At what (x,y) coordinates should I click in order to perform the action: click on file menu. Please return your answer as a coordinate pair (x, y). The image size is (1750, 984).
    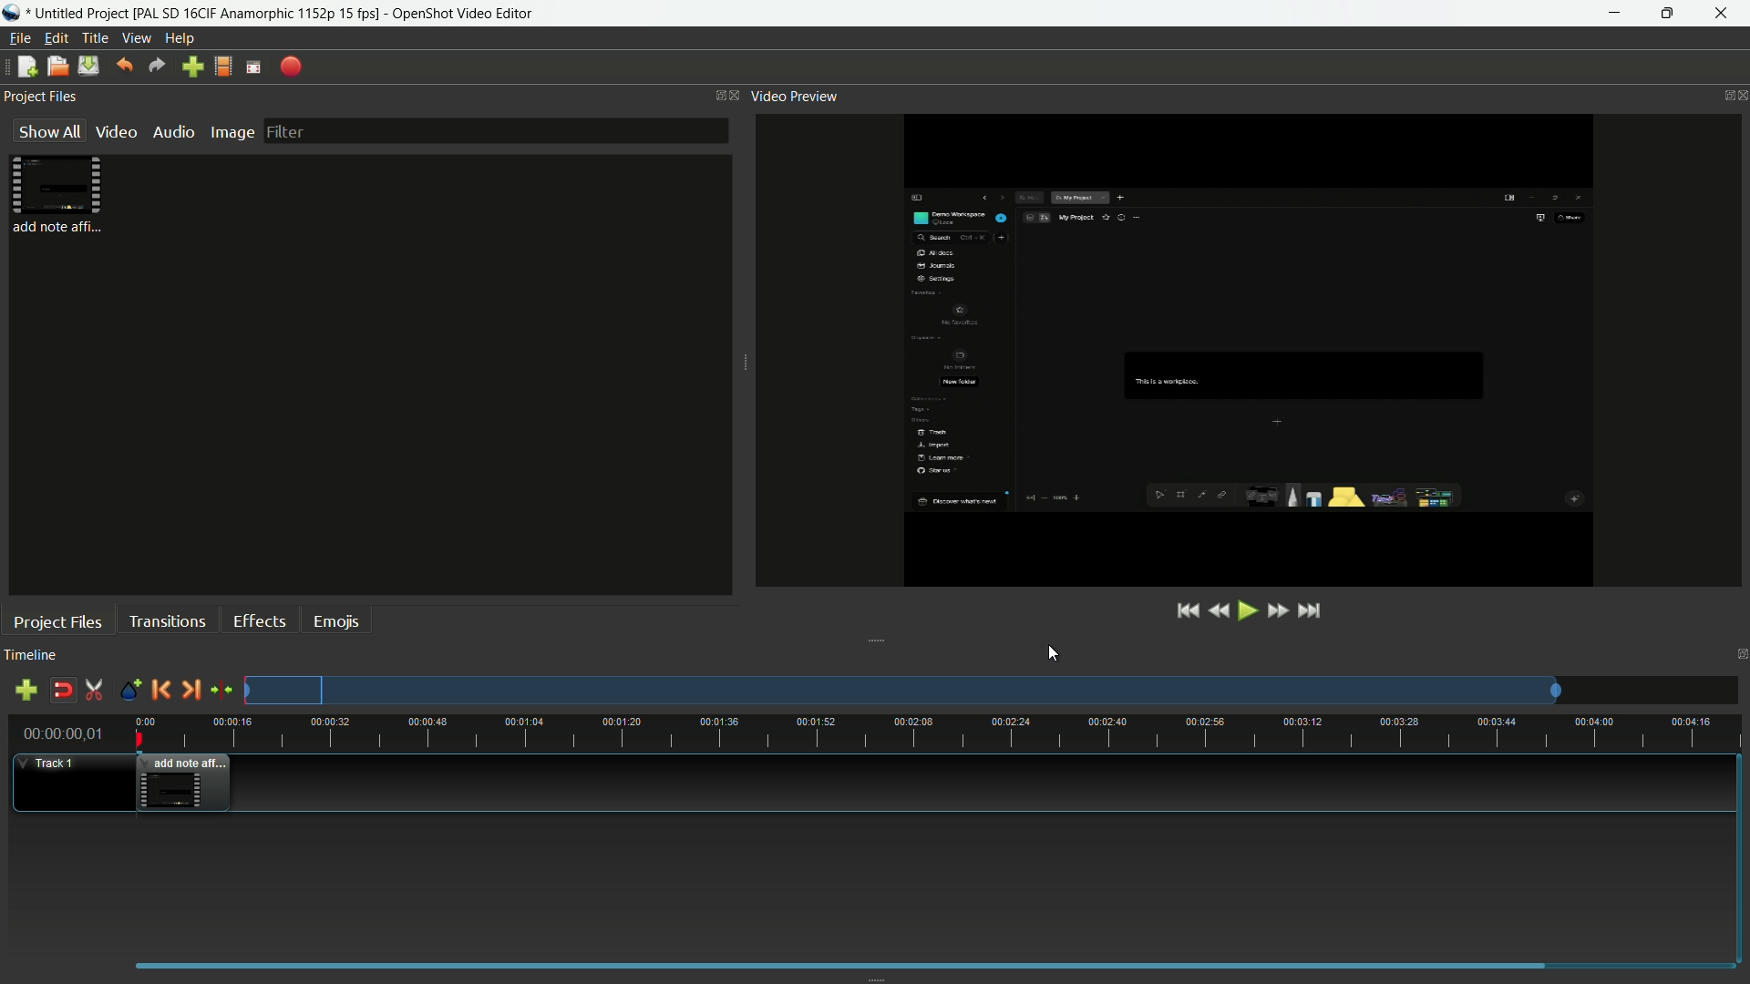
    Looking at the image, I should click on (19, 38).